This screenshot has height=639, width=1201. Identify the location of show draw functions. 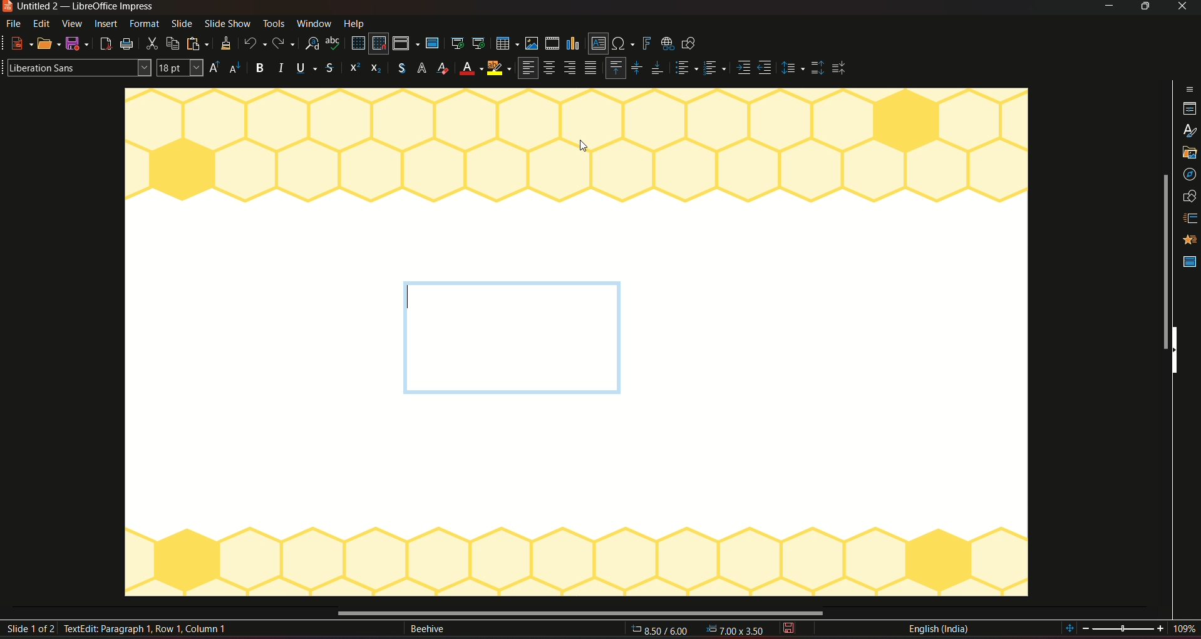
(693, 44).